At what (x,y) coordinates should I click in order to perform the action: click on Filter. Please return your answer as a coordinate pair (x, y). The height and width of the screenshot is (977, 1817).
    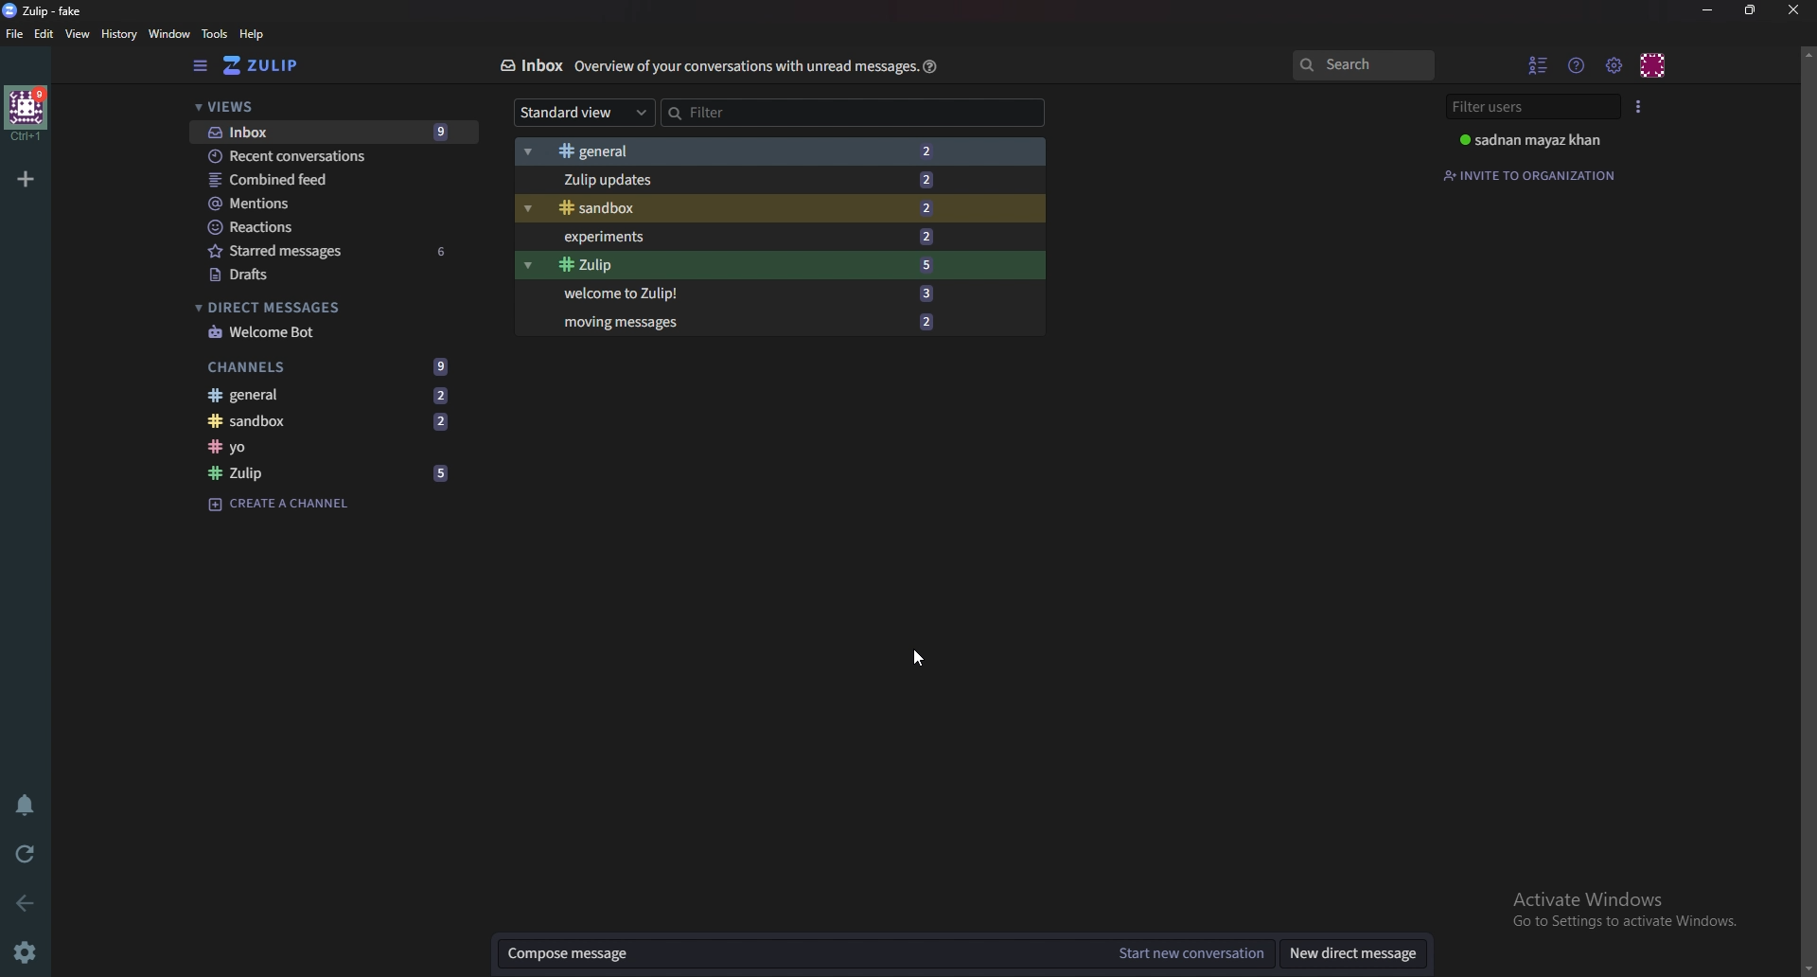
    Looking at the image, I should click on (853, 112).